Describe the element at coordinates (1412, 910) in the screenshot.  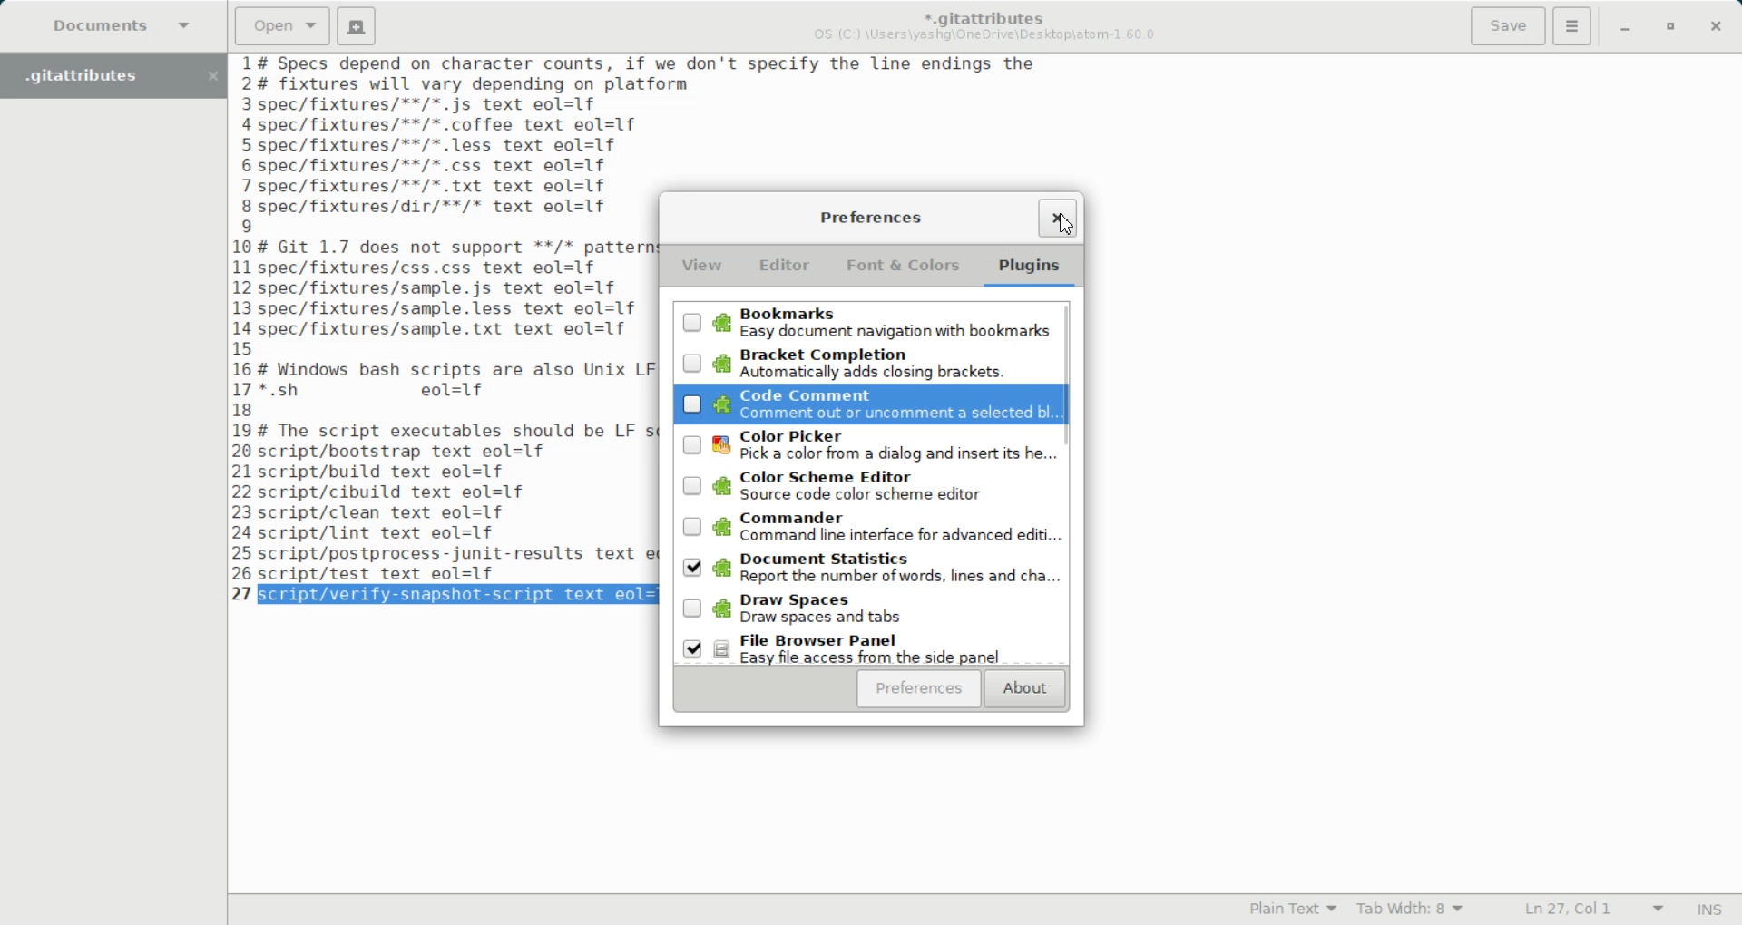
I see `Tab Width: 9` at that location.